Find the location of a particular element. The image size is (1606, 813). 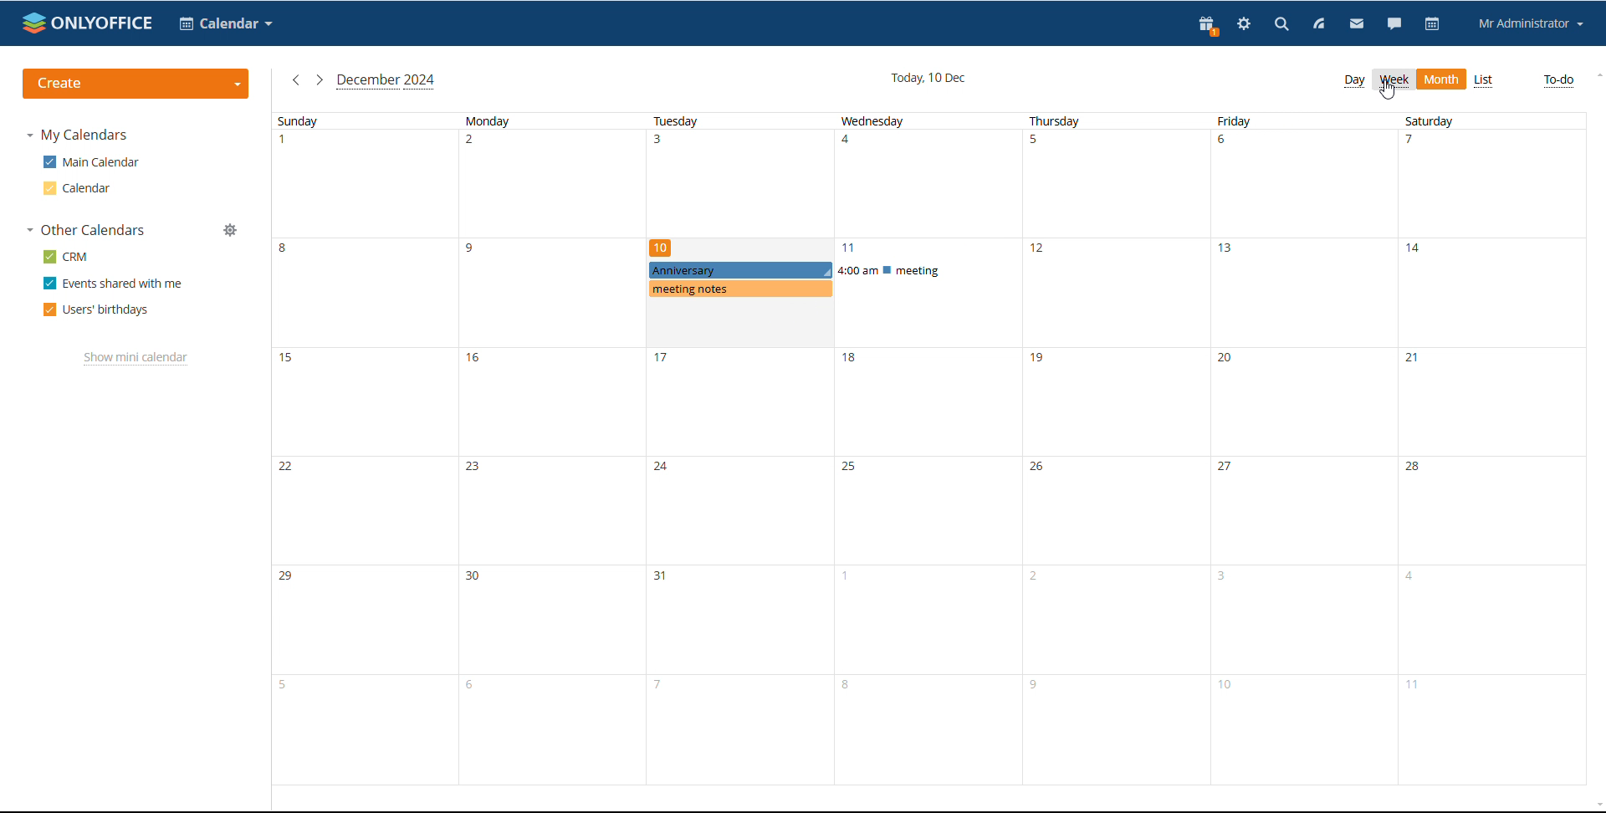

present is located at coordinates (1205, 25).